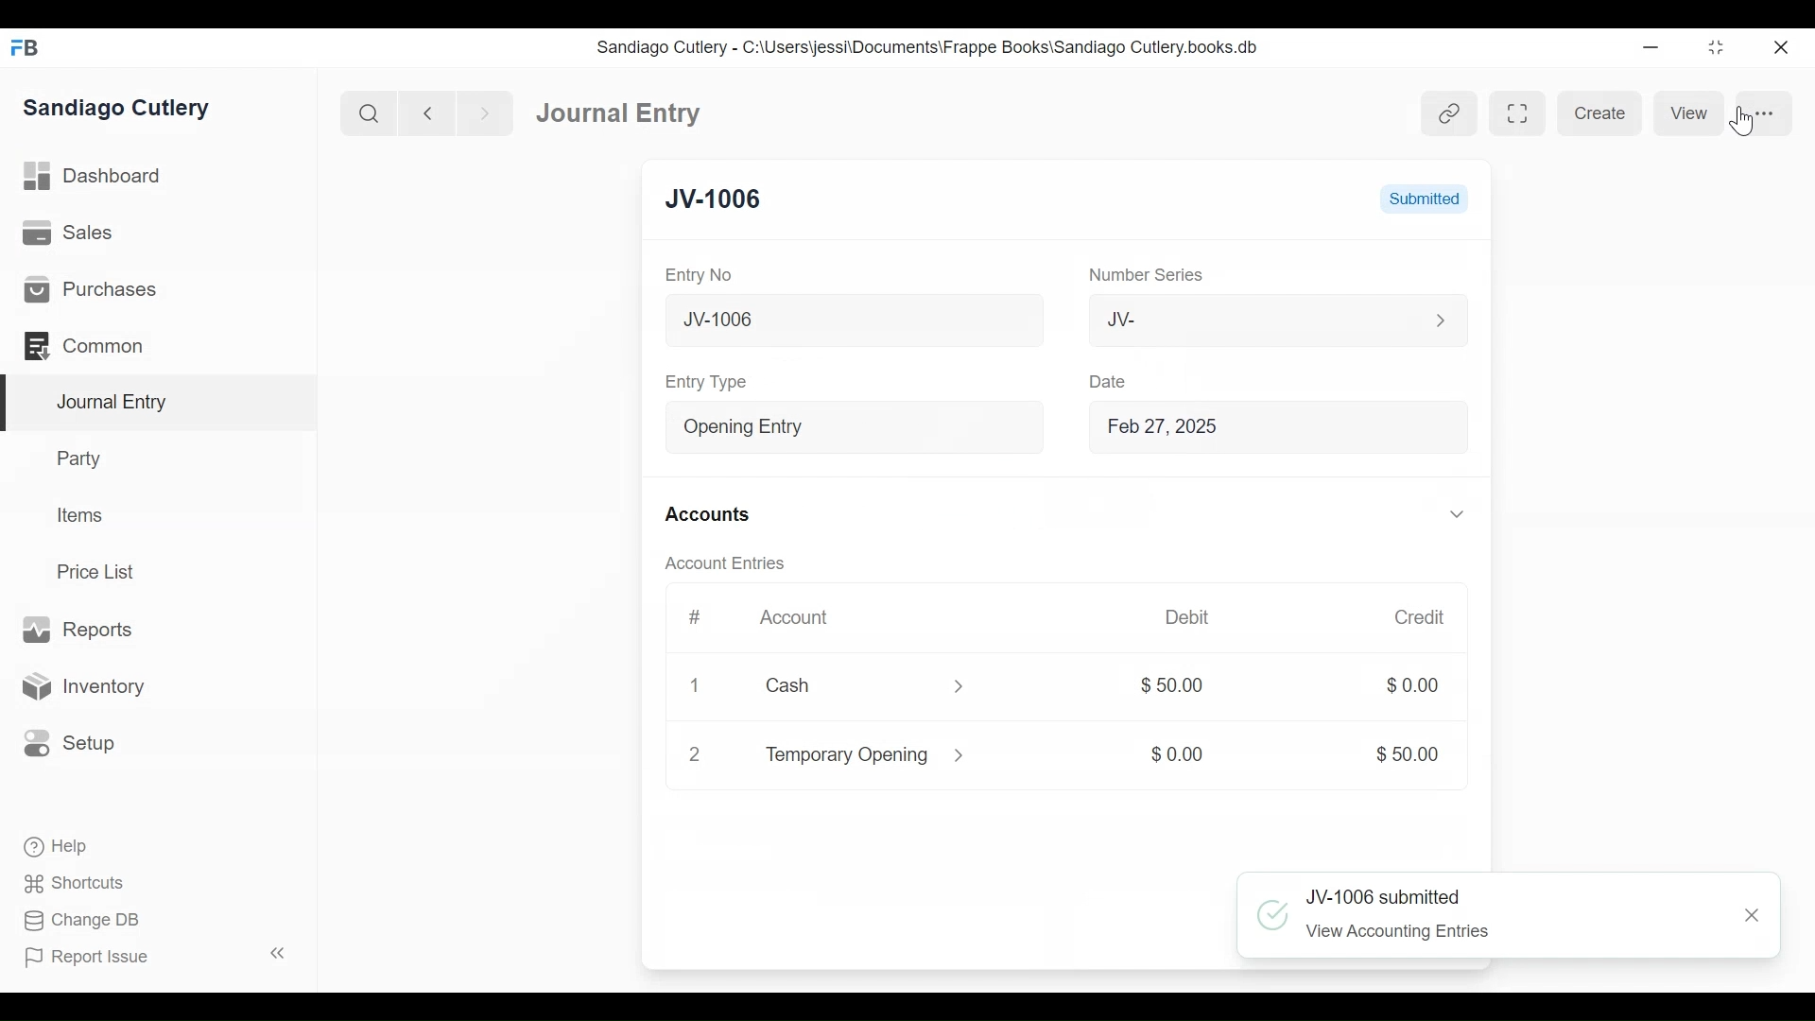 This screenshot has height=1021, width=1815. What do you see at coordinates (1172, 685) in the screenshot?
I see `$50.00` at bounding box center [1172, 685].